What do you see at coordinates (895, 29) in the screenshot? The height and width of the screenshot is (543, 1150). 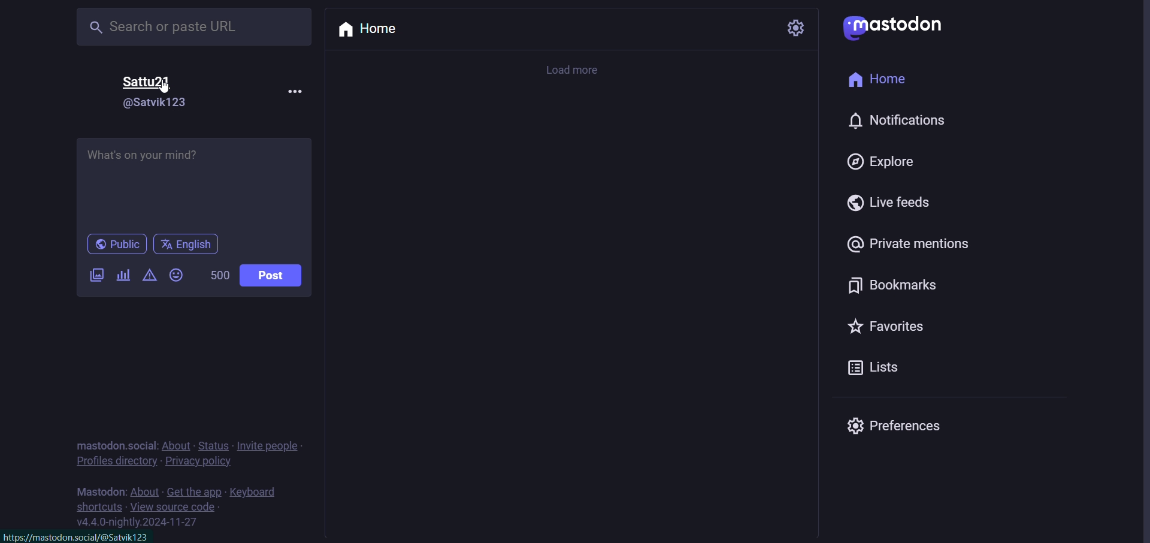 I see `mastodon` at bounding box center [895, 29].